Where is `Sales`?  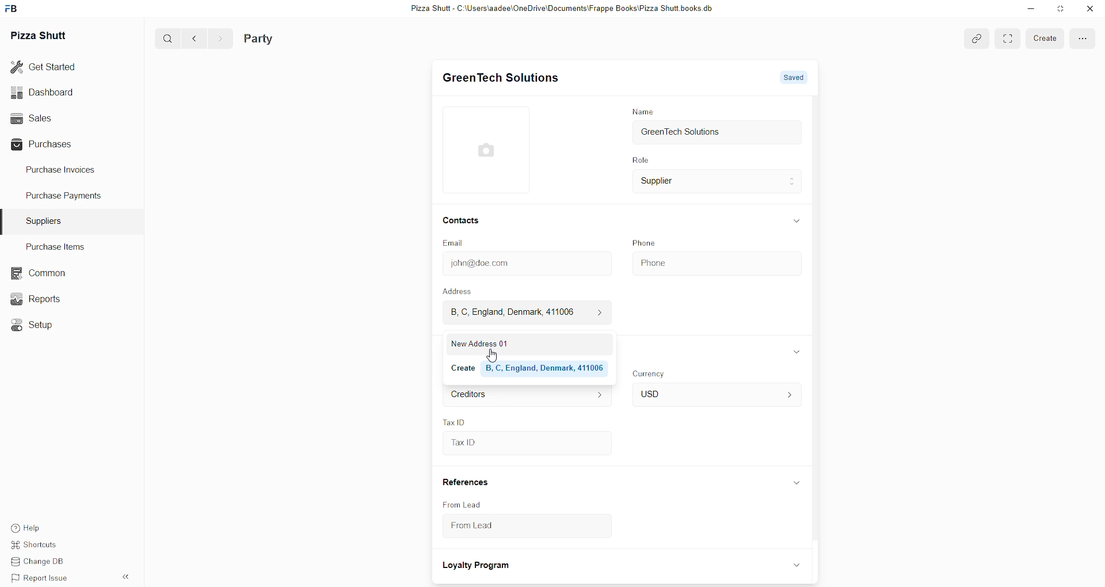
Sales is located at coordinates (56, 118).